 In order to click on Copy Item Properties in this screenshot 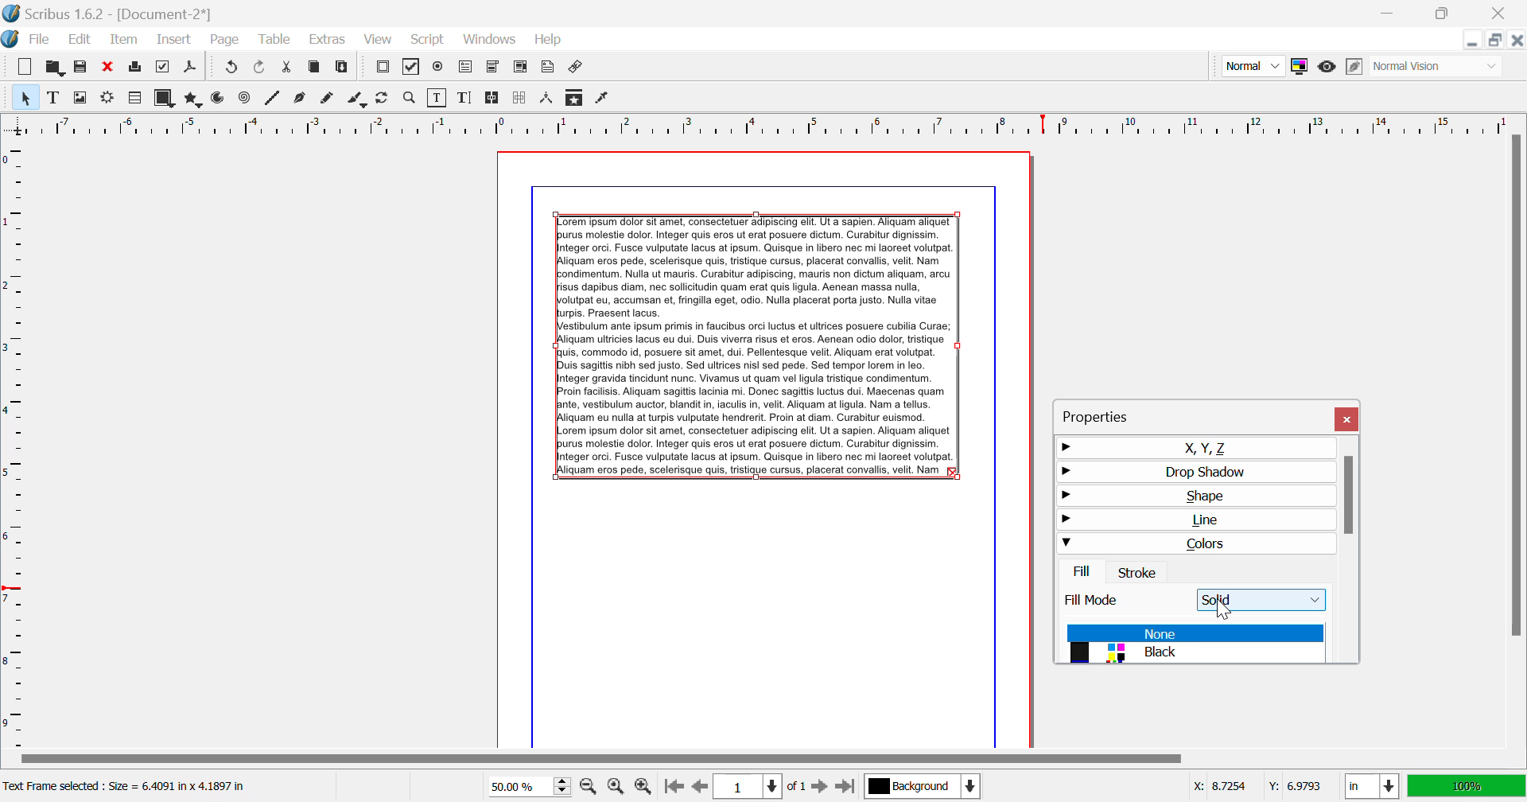, I will do `click(576, 97)`.